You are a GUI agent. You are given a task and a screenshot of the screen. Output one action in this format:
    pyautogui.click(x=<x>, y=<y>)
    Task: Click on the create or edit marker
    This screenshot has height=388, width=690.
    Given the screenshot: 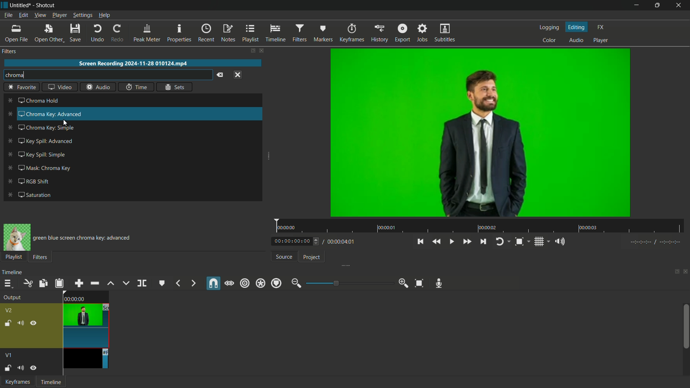 What is the action you would take?
    pyautogui.click(x=161, y=284)
    